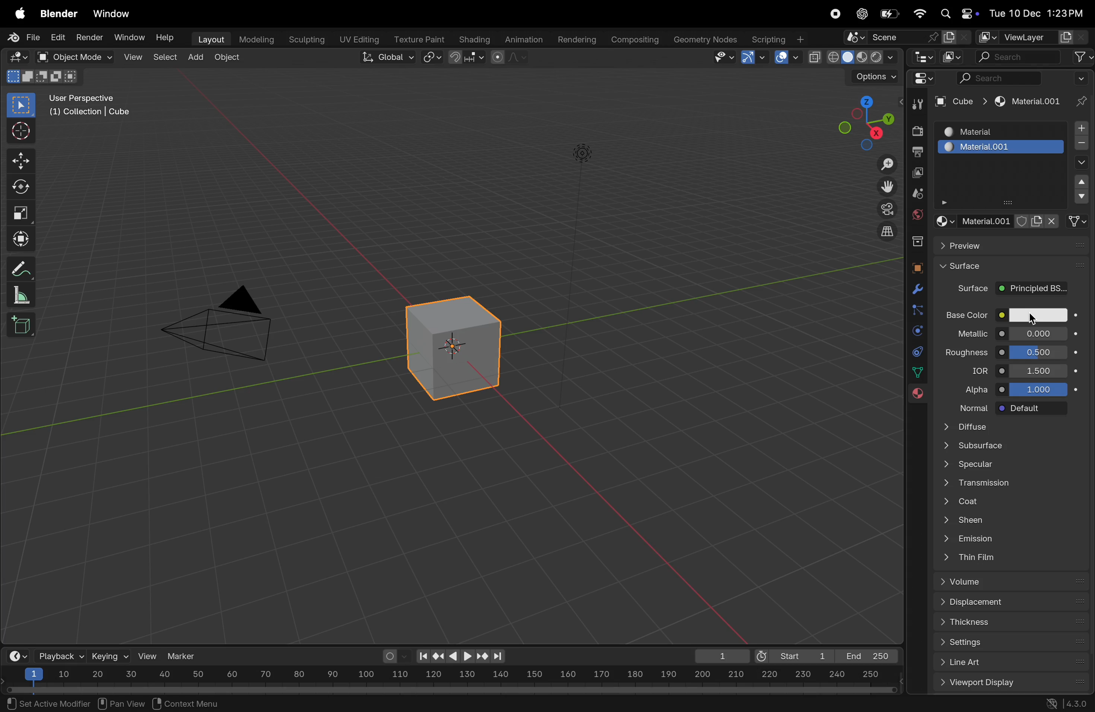 The height and width of the screenshot is (712, 1095). Describe the element at coordinates (968, 291) in the screenshot. I see `surface` at that location.